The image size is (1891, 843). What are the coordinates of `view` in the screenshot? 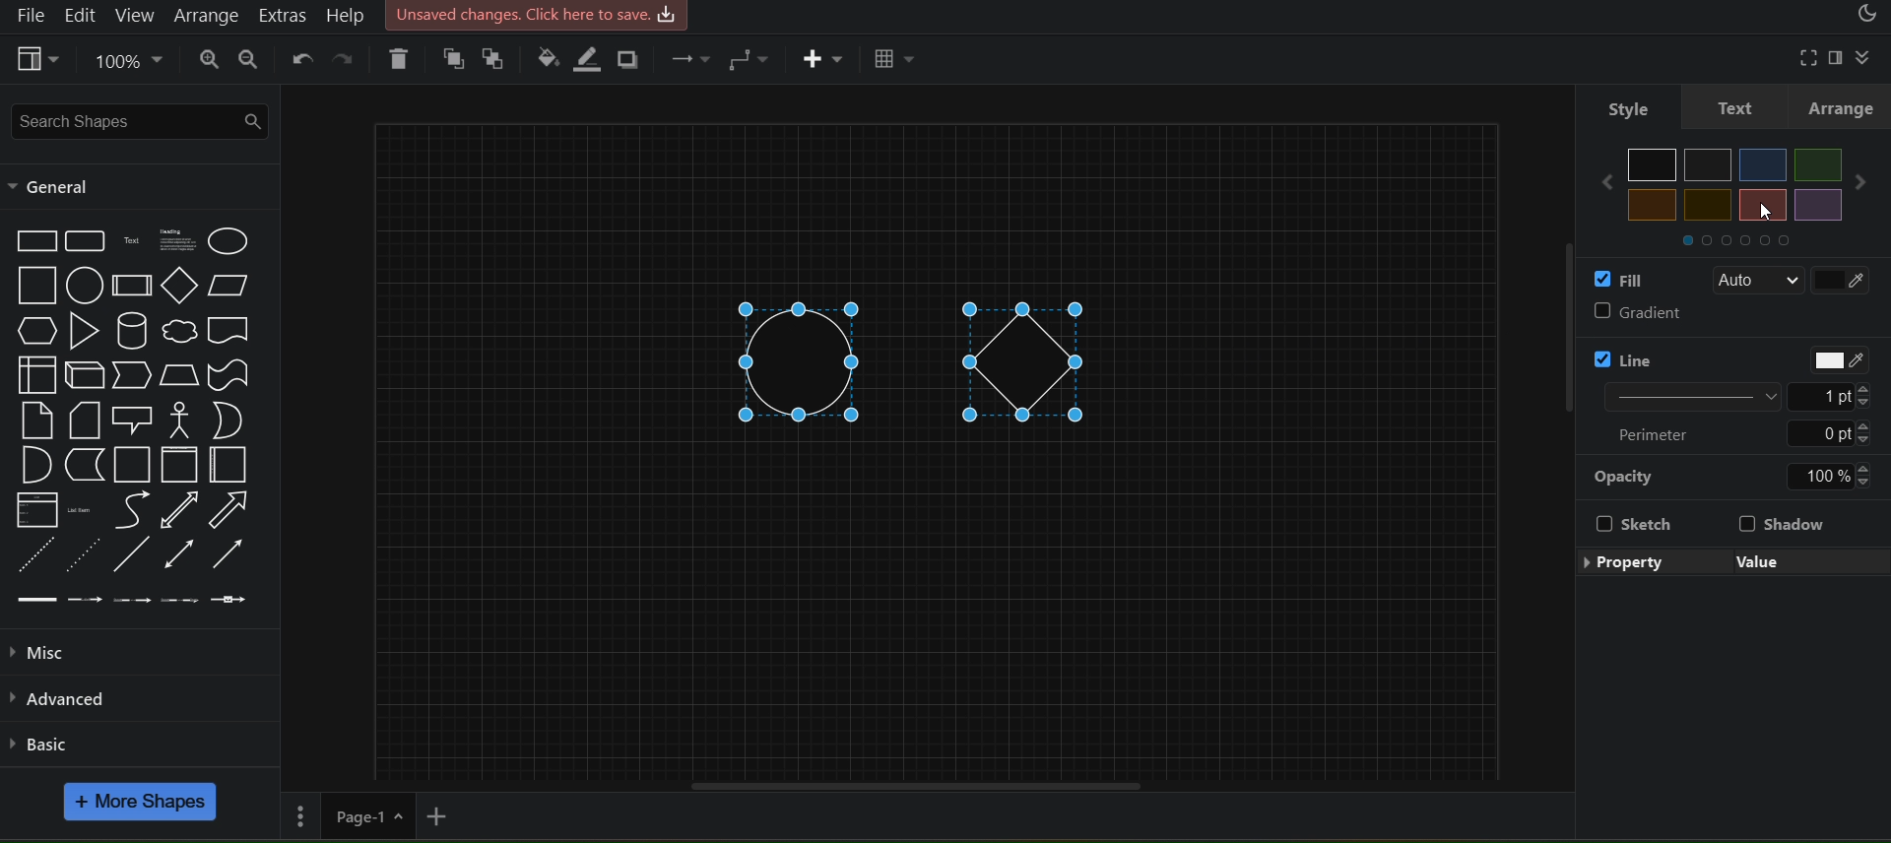 It's located at (37, 60).